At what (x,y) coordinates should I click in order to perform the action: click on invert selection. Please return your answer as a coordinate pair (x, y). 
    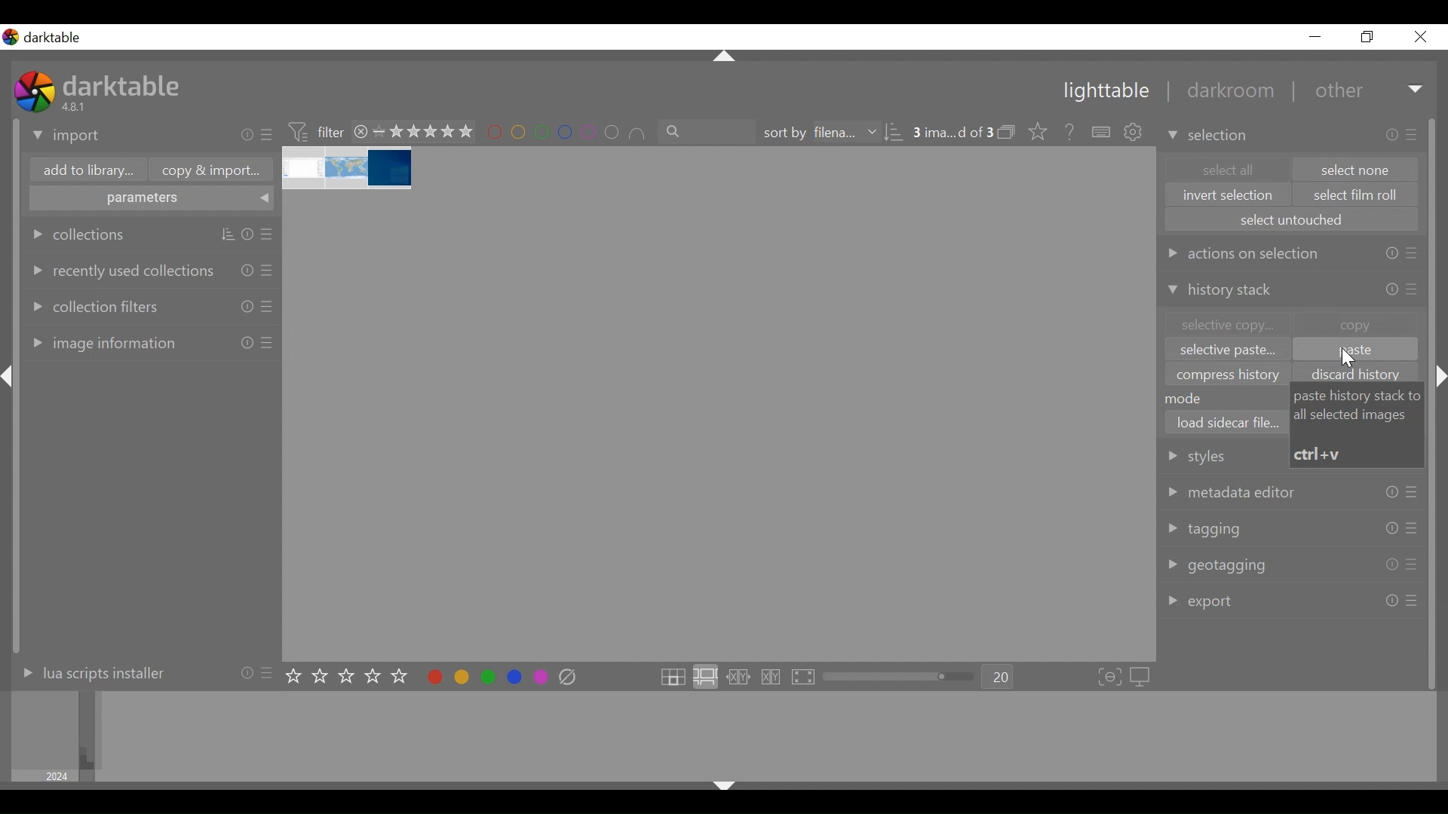
    Looking at the image, I should click on (1229, 195).